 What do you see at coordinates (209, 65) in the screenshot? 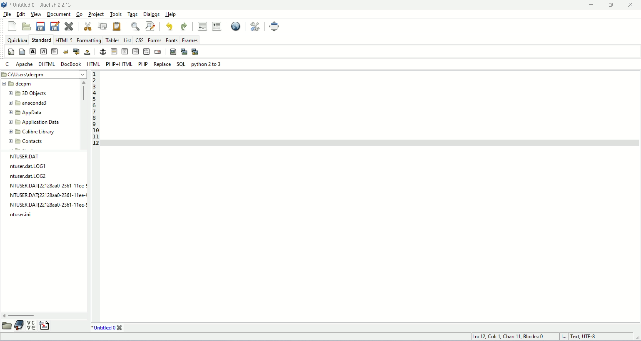
I see `python 2 to 3` at bounding box center [209, 65].